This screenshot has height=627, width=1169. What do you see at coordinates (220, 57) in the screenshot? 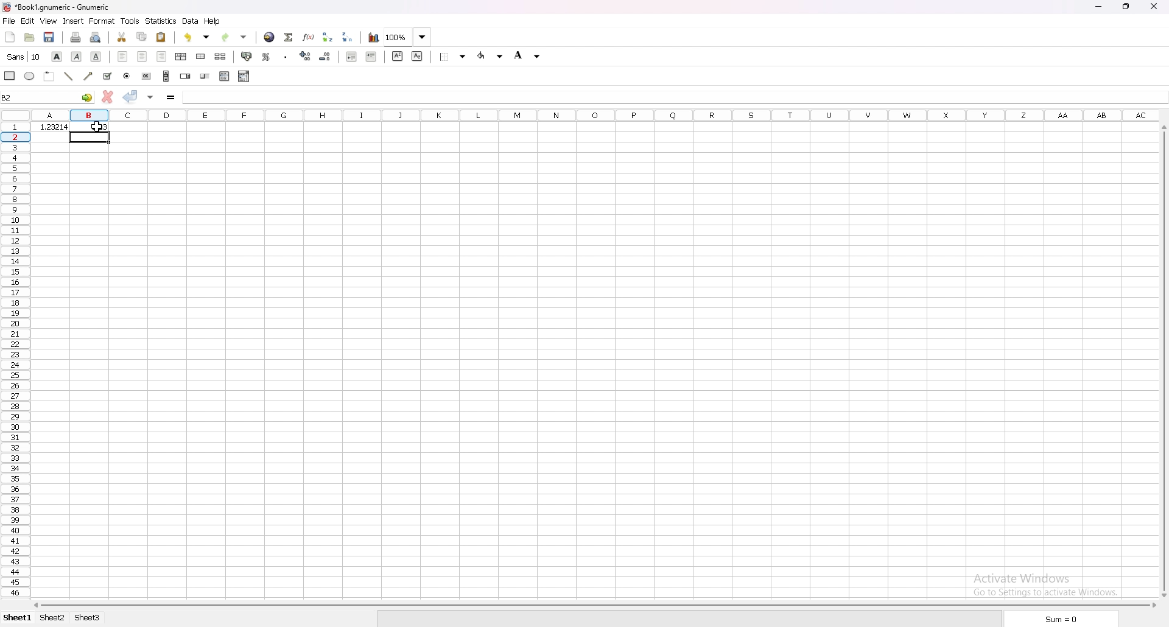
I see `split merged cells` at bounding box center [220, 57].